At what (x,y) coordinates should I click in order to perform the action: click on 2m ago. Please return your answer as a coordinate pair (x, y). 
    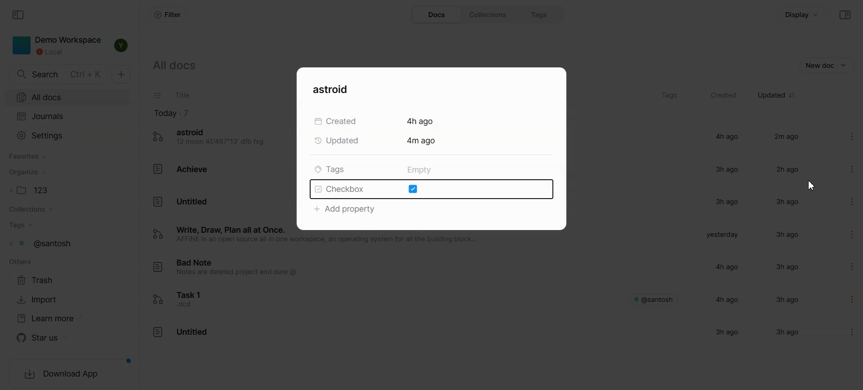
    Looking at the image, I should click on (787, 137).